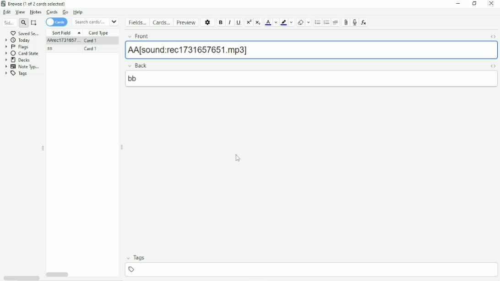 The width and height of the screenshot is (500, 281). Describe the element at coordinates (140, 65) in the screenshot. I see `Back` at that location.